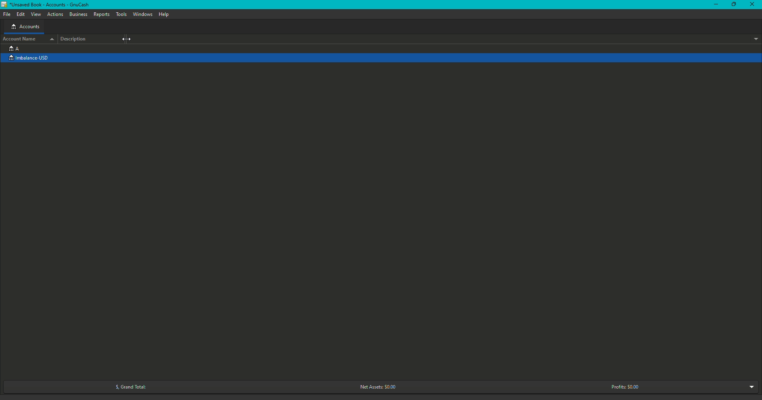 This screenshot has width=762, height=400. Describe the element at coordinates (14, 48) in the screenshot. I see `Account A` at that location.